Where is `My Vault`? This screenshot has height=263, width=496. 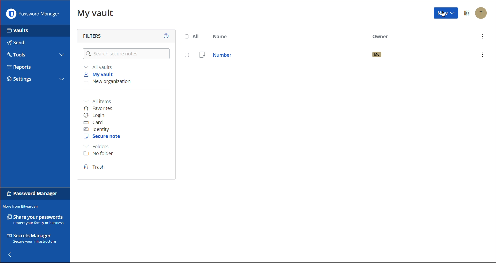 My Vault is located at coordinates (95, 13).